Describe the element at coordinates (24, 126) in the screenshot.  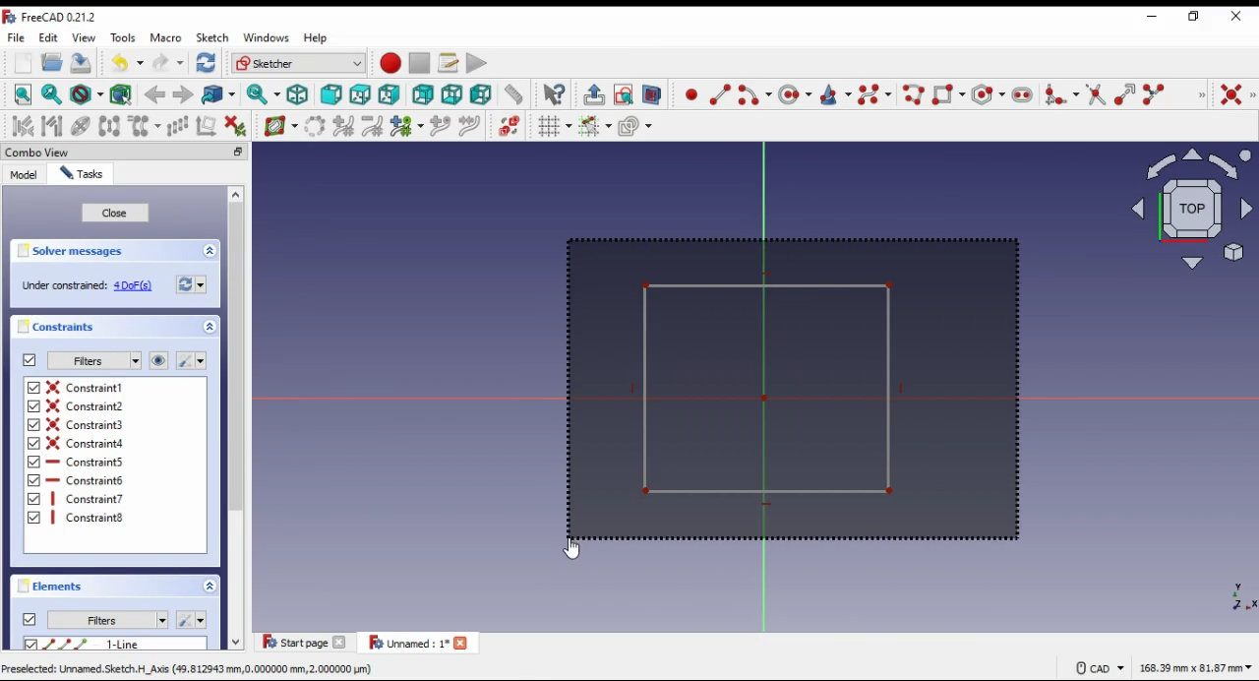
I see `select associated constraints` at that location.